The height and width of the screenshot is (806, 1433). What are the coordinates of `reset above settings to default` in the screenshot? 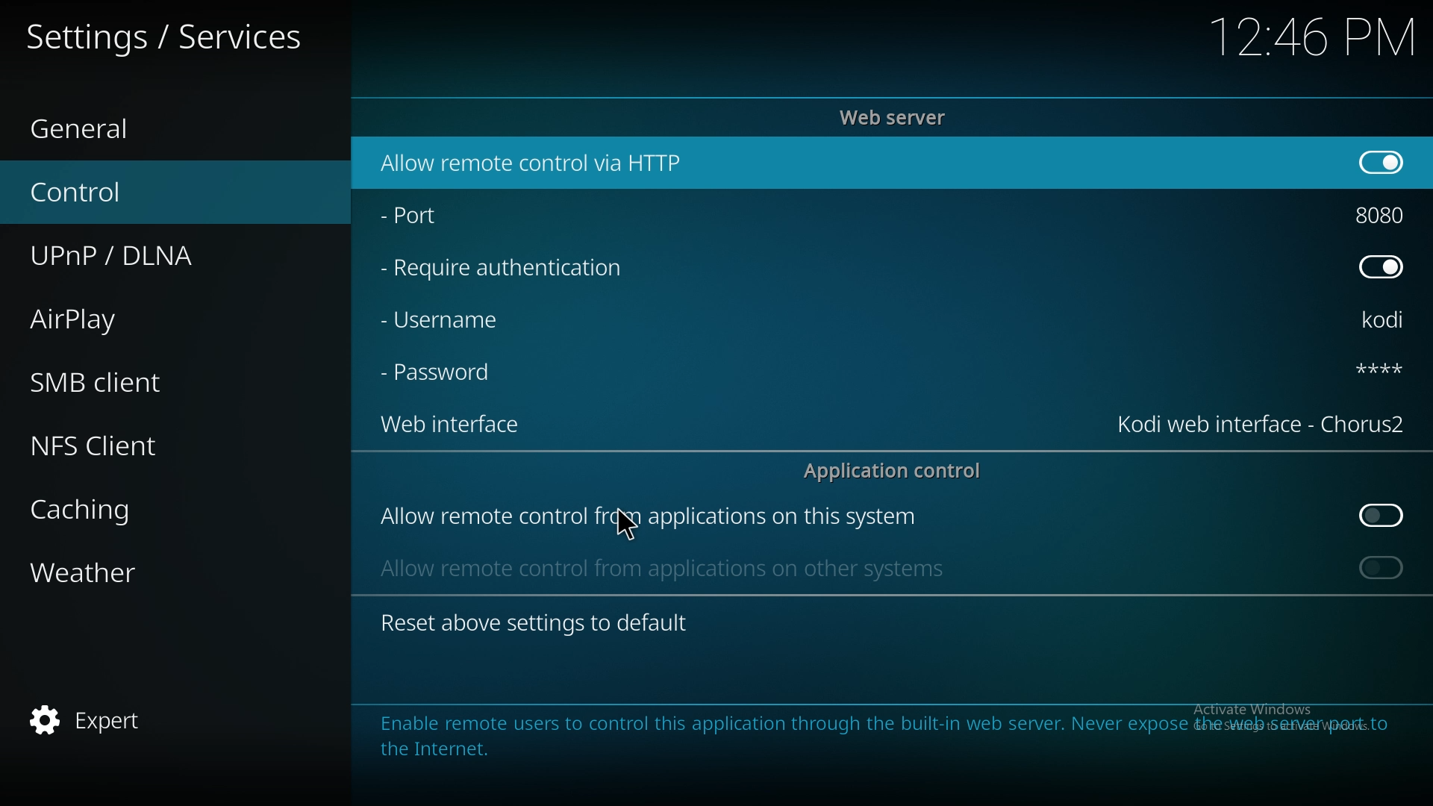 It's located at (534, 622).